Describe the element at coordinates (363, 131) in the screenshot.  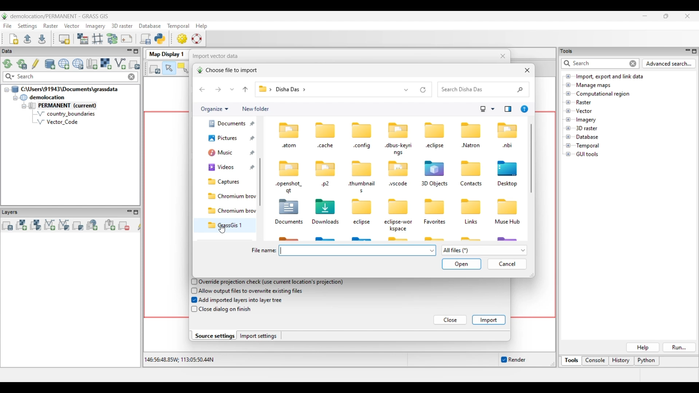
I see `icon` at that location.